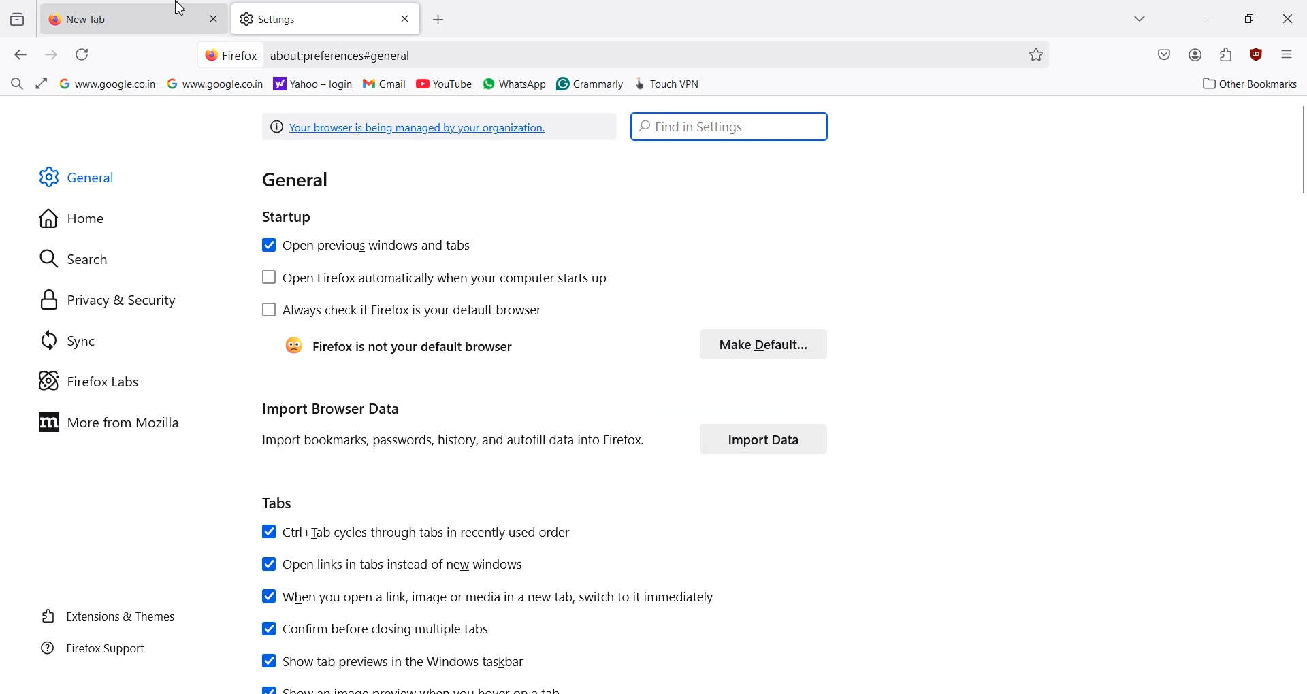 Image resolution: width=1307 pixels, height=694 pixels. What do you see at coordinates (231, 54) in the screenshot?
I see `Fire fox` at bounding box center [231, 54].